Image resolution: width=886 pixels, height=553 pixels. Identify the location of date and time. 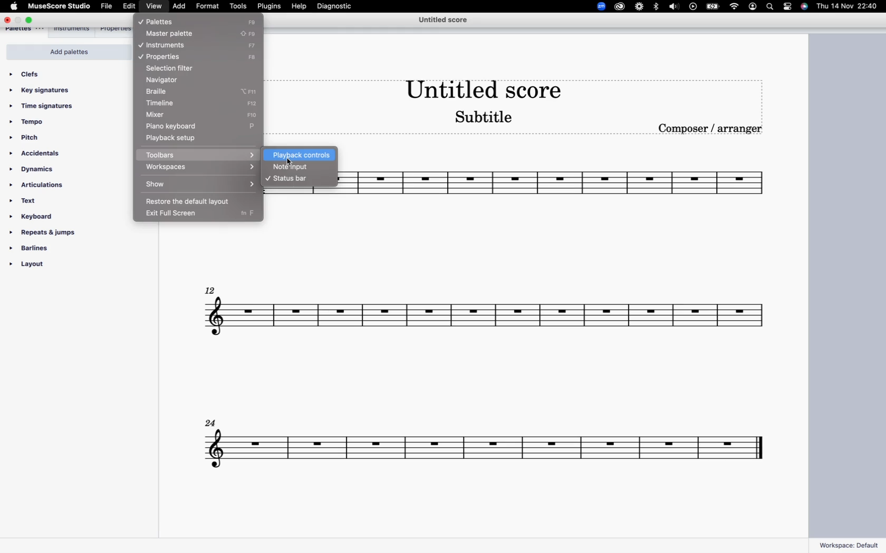
(848, 7).